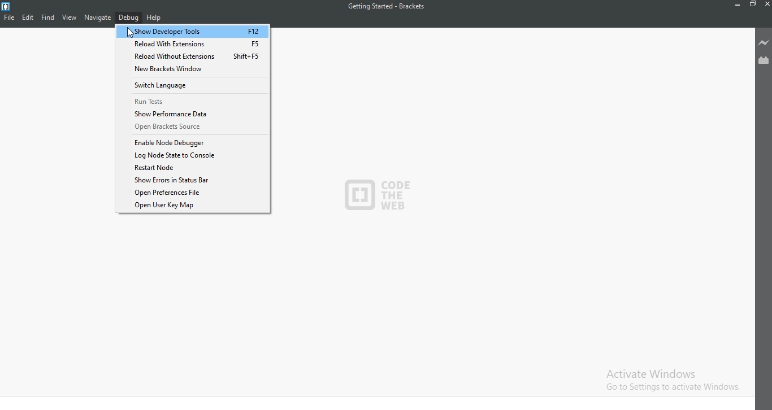  What do you see at coordinates (49, 18) in the screenshot?
I see `Find` at bounding box center [49, 18].